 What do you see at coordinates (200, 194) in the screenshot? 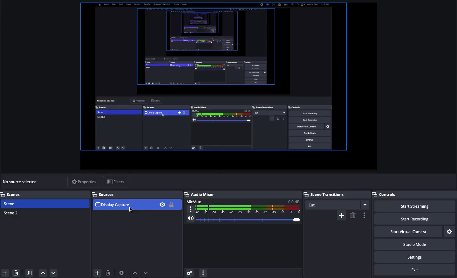
I see `Audio mixer` at bounding box center [200, 194].